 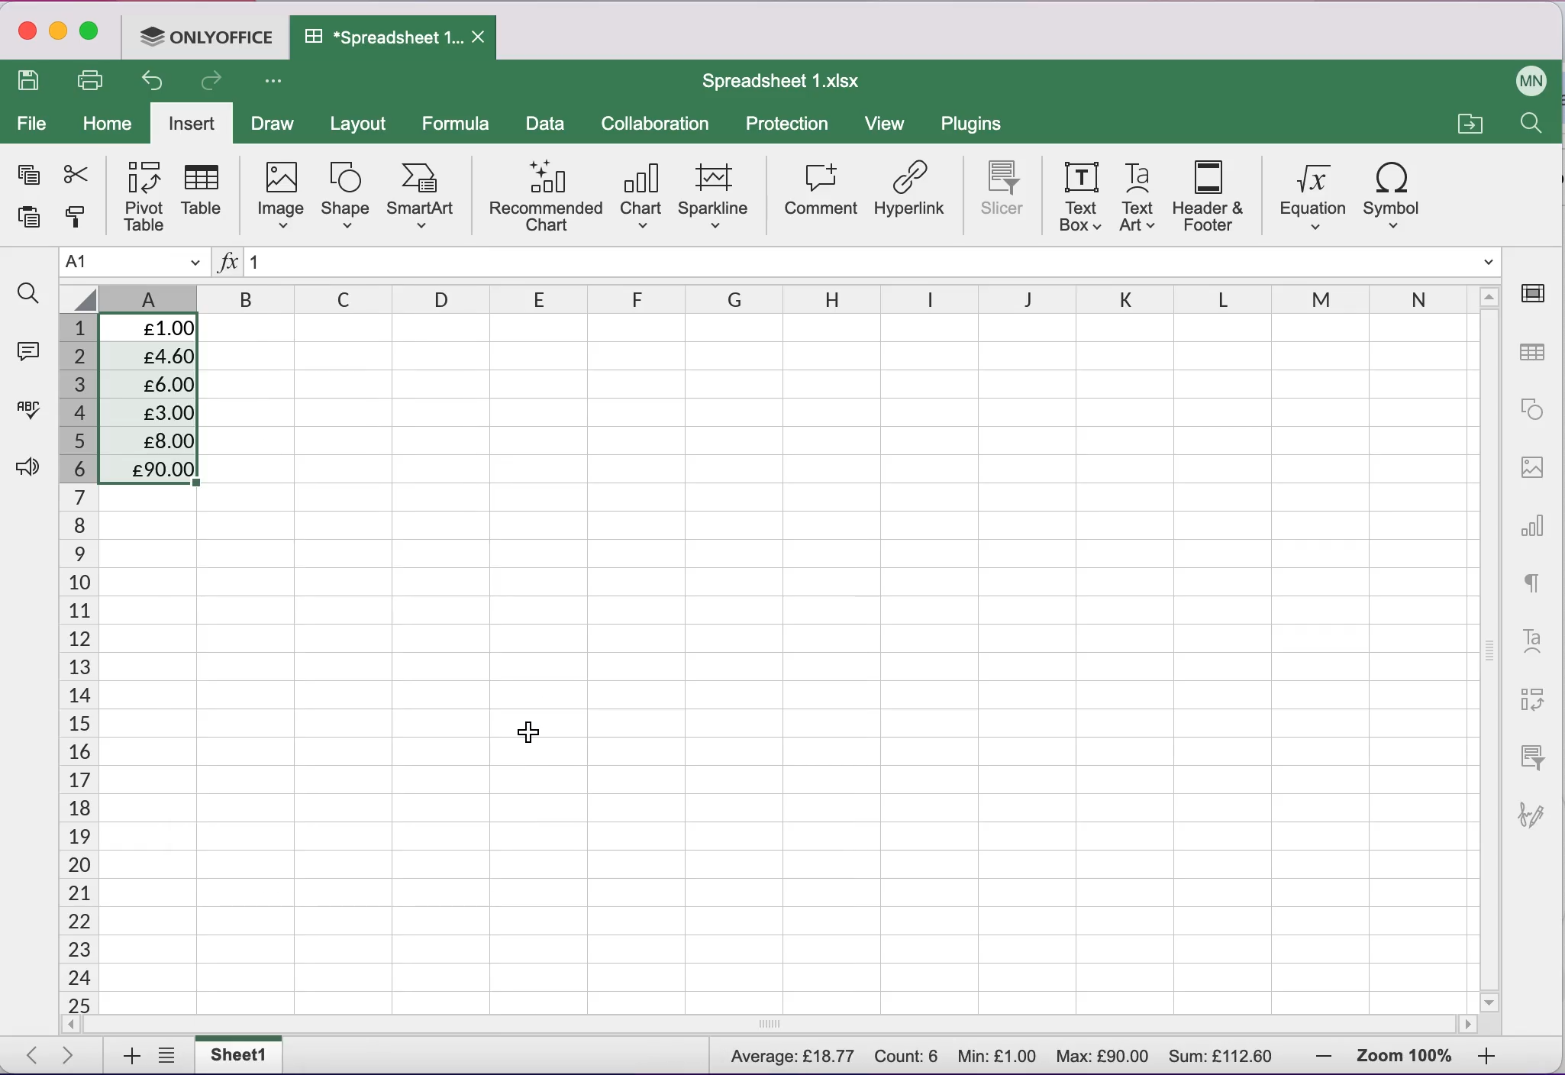 I want to click on print, so click(x=92, y=82).